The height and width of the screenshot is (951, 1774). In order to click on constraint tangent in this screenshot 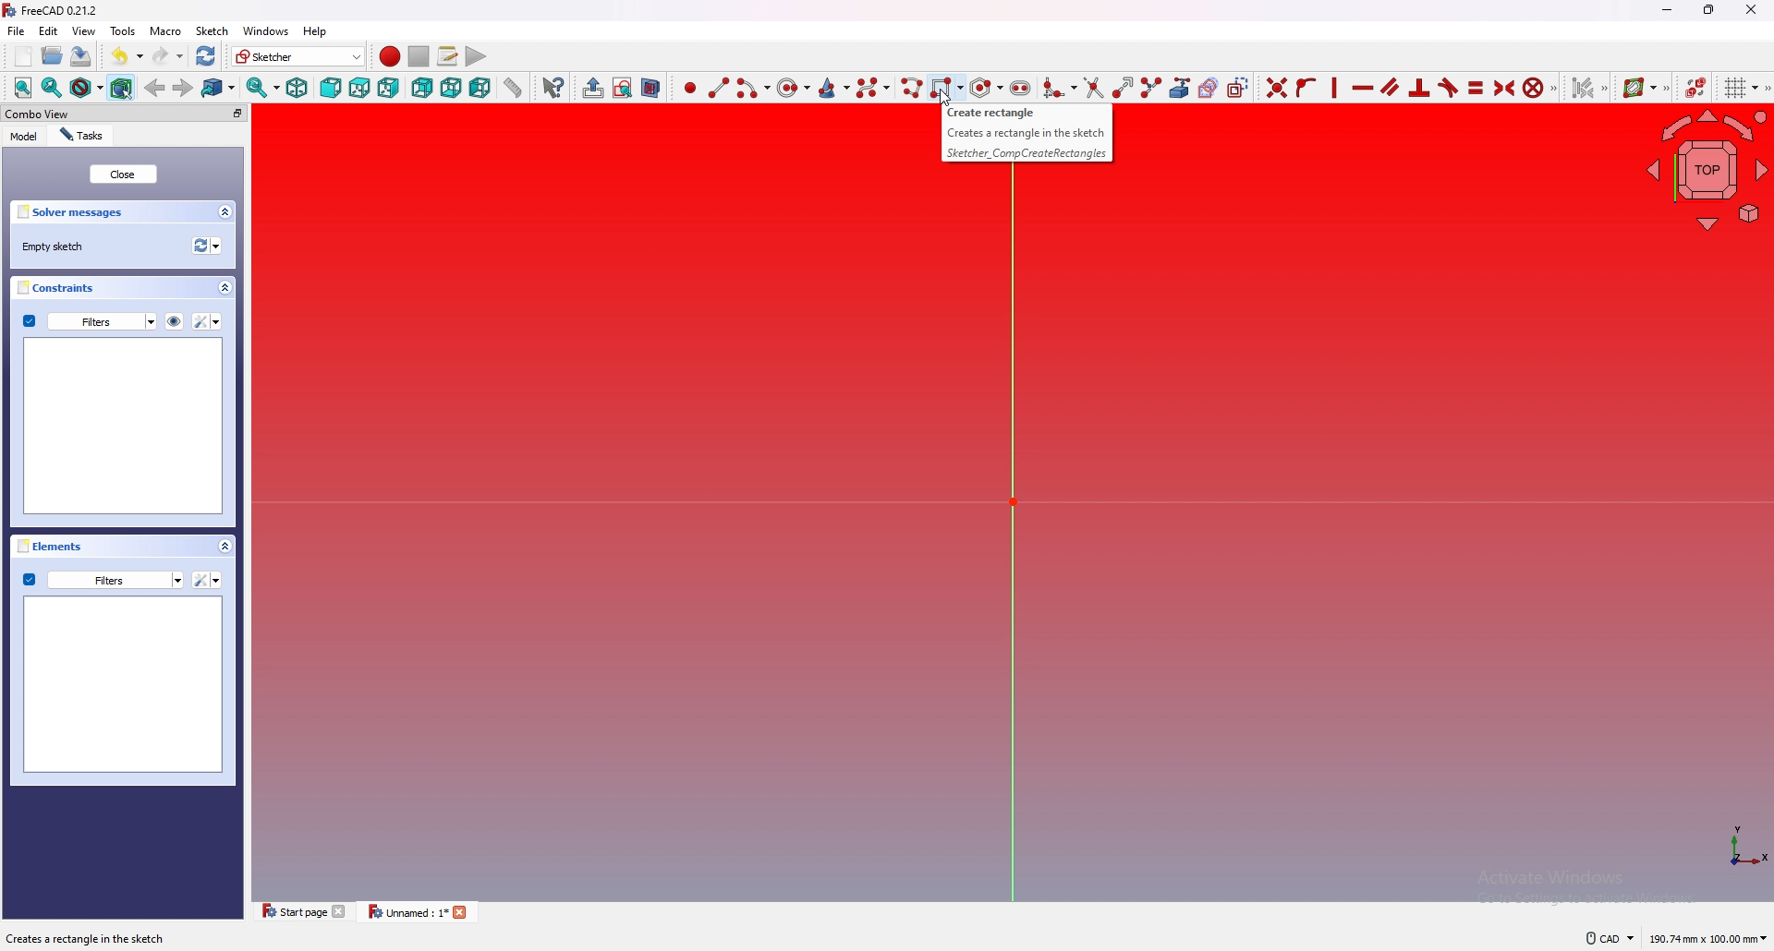, I will do `click(1448, 88)`.